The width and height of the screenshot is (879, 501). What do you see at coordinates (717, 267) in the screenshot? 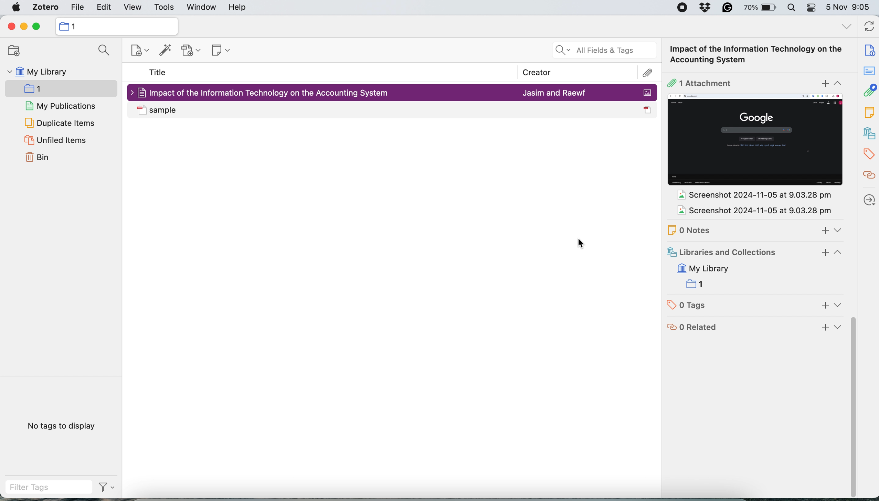
I see `my library` at bounding box center [717, 267].